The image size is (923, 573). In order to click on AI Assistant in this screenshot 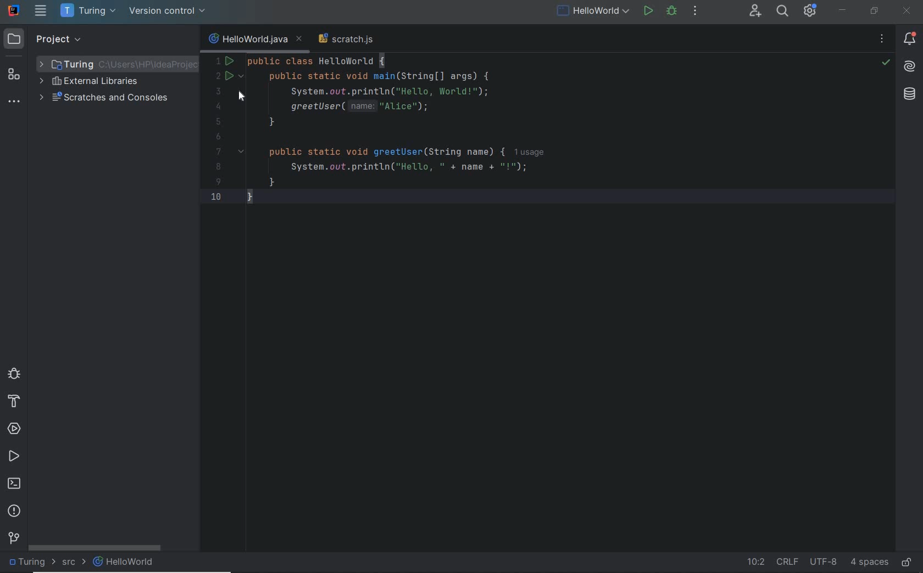, I will do `click(910, 66)`.